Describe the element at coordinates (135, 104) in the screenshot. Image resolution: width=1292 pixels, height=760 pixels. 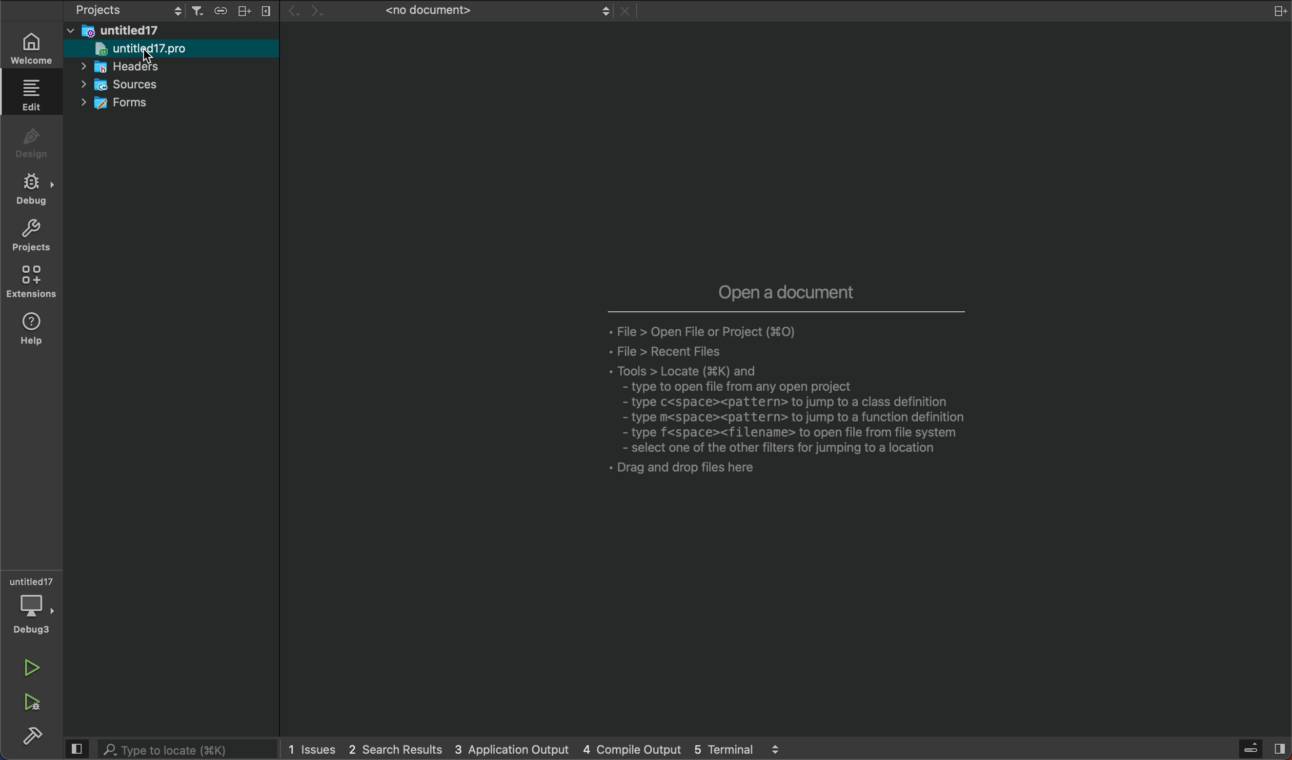
I see `forms` at that location.